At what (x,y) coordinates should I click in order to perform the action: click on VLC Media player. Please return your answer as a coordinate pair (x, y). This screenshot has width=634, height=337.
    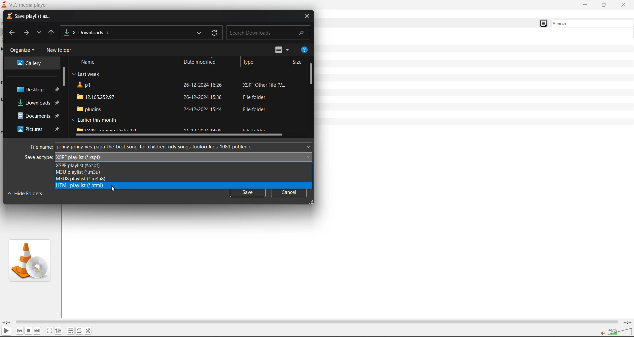
    Looking at the image, I should click on (24, 4).